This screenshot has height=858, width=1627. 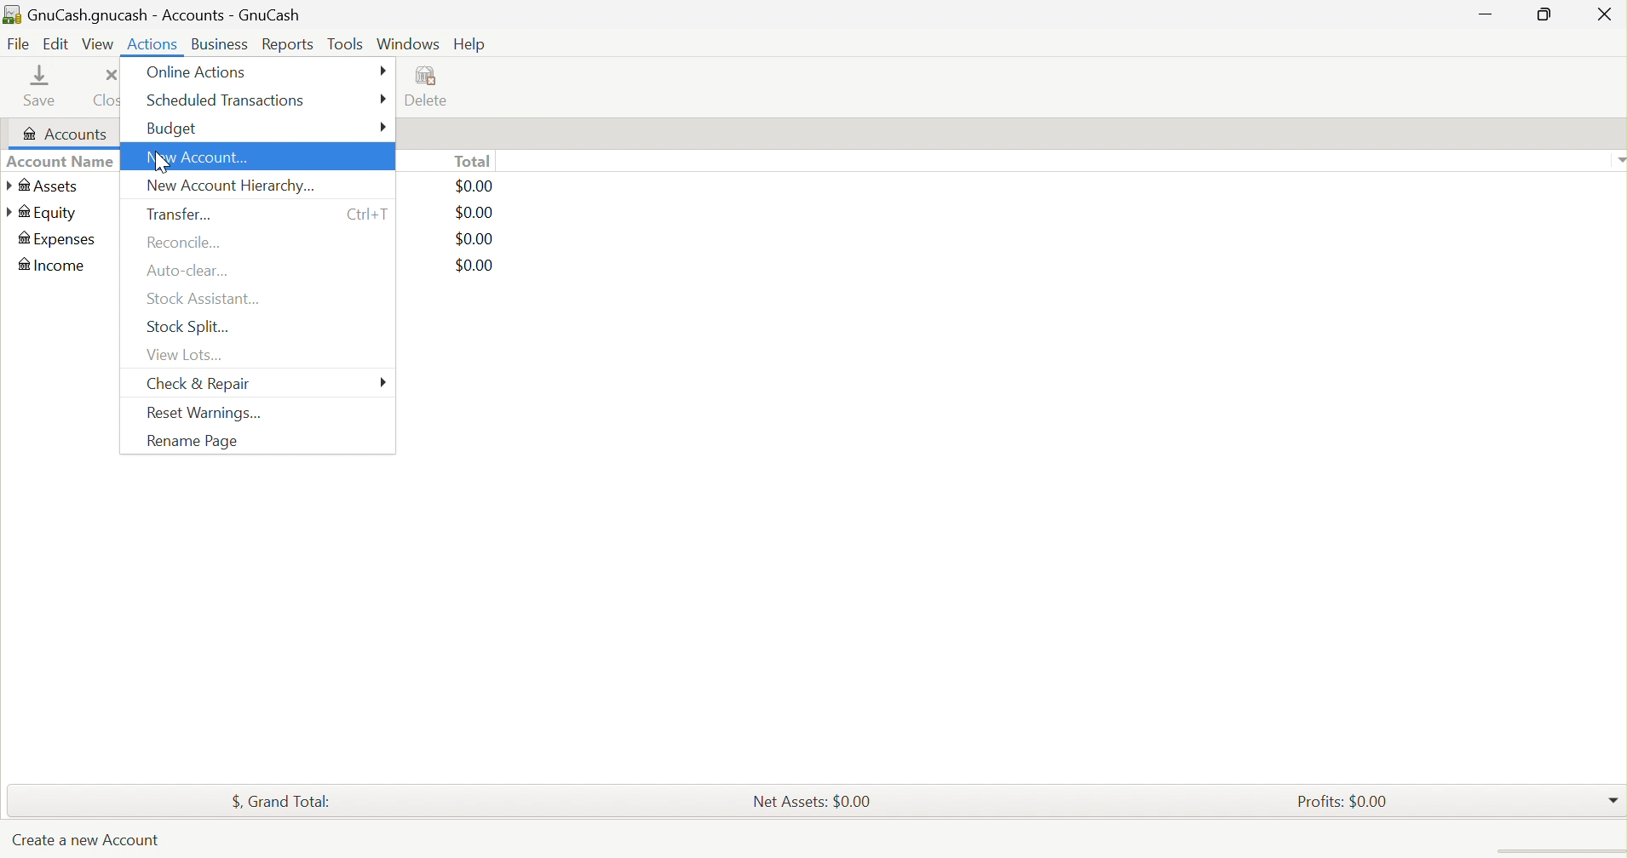 I want to click on cursor, so click(x=163, y=165).